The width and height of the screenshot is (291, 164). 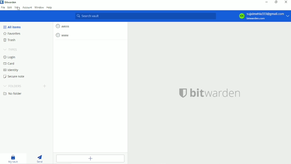 What do you see at coordinates (3, 7) in the screenshot?
I see `File` at bounding box center [3, 7].